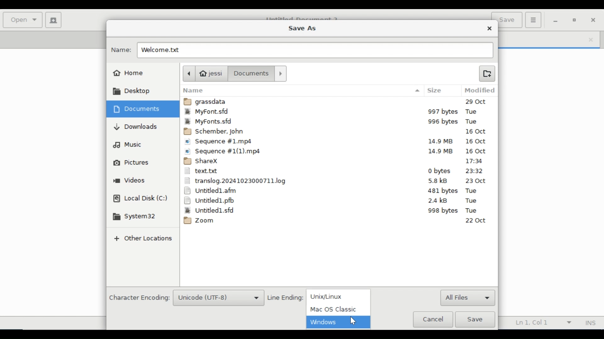 The image size is (604, 339). Describe the element at coordinates (134, 217) in the screenshot. I see `System 32` at that location.